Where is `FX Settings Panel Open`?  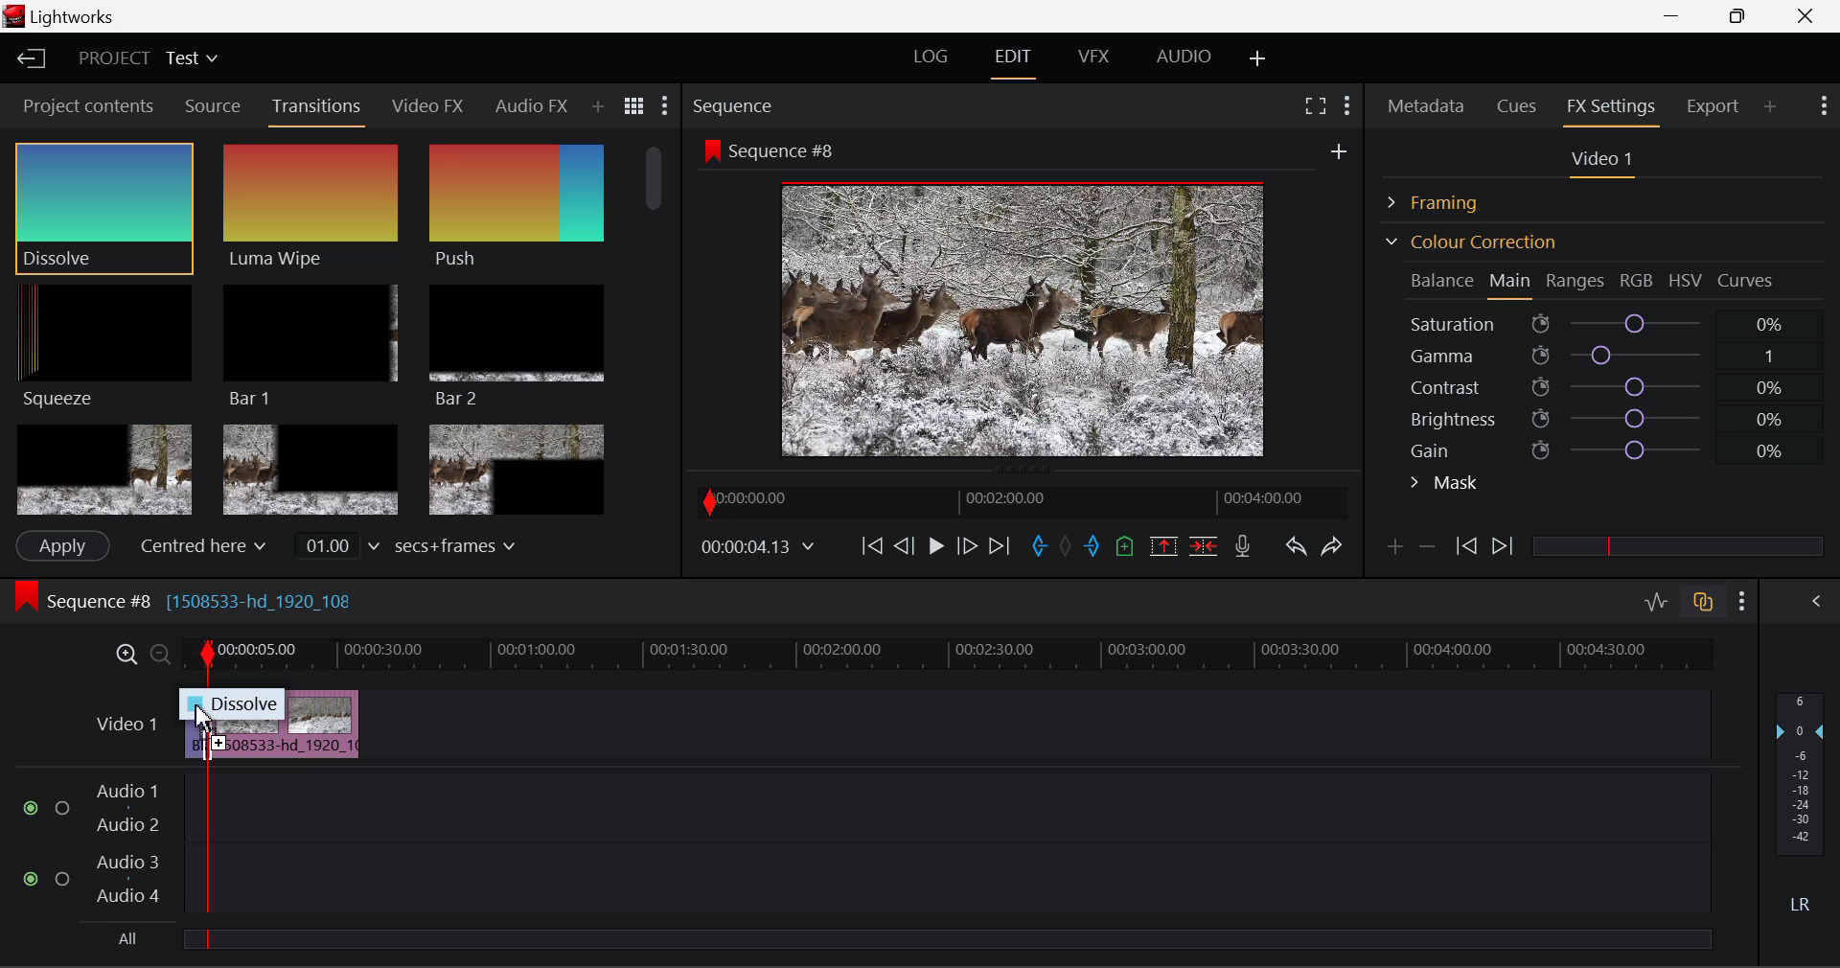 FX Settings Panel Open is located at coordinates (1612, 108).